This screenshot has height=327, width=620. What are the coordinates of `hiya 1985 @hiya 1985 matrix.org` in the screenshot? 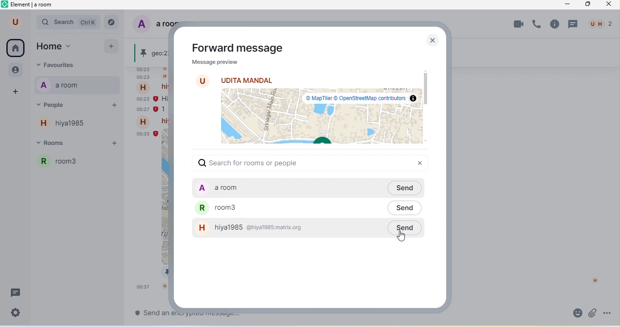 It's located at (288, 228).